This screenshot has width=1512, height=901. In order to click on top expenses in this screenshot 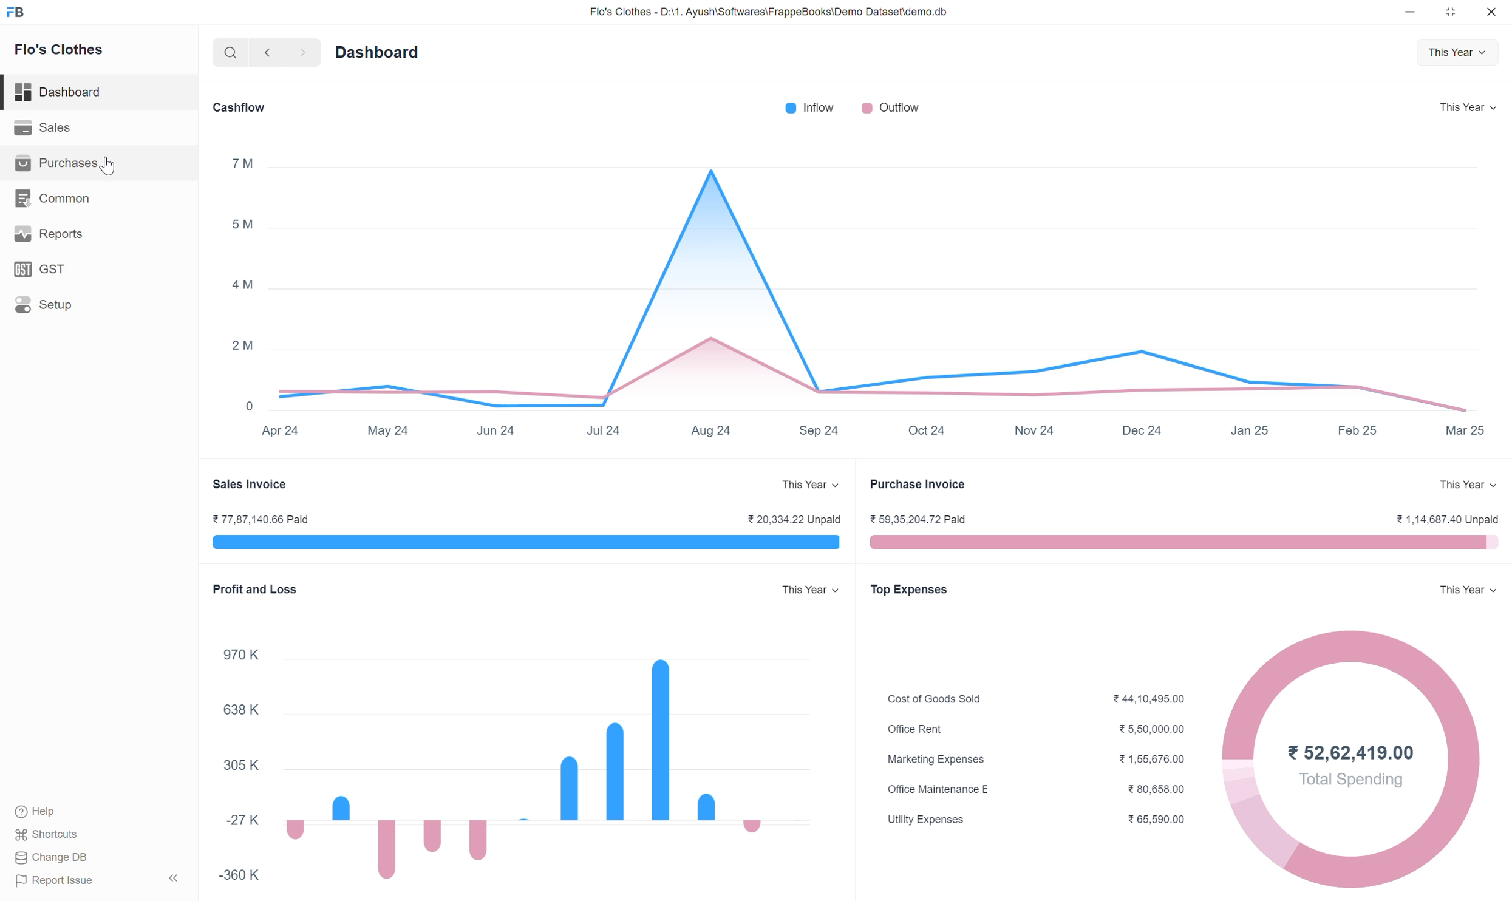, I will do `click(913, 591)`.